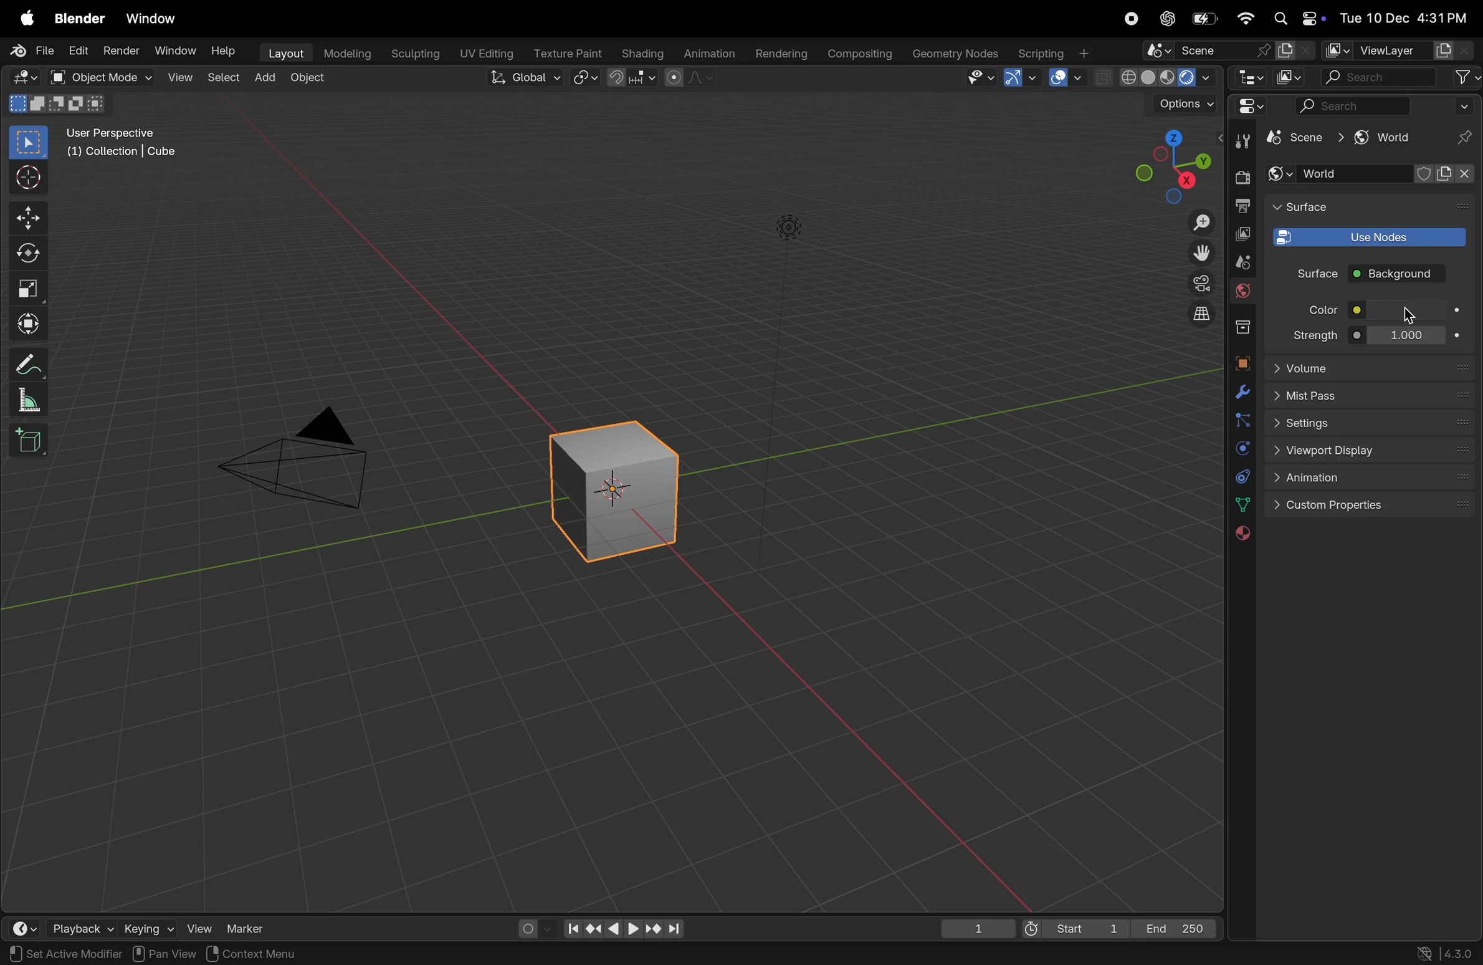  I want to click on Blender, so click(79, 17).